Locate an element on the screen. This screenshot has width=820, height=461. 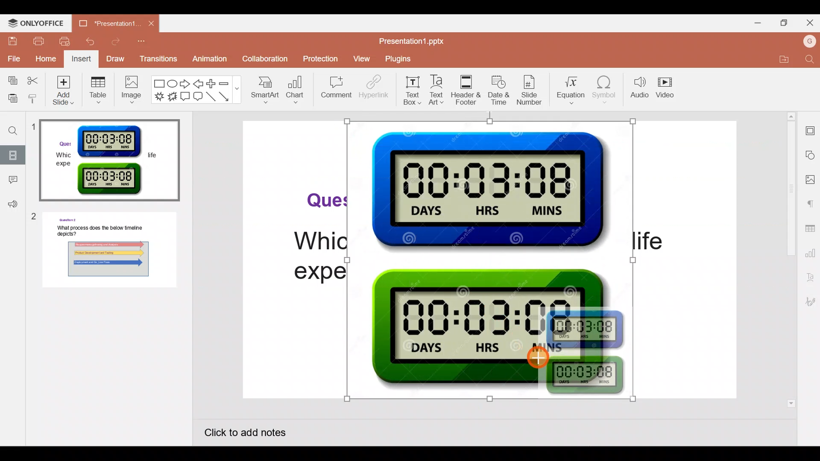
Explosion 2 is located at coordinates (171, 95).